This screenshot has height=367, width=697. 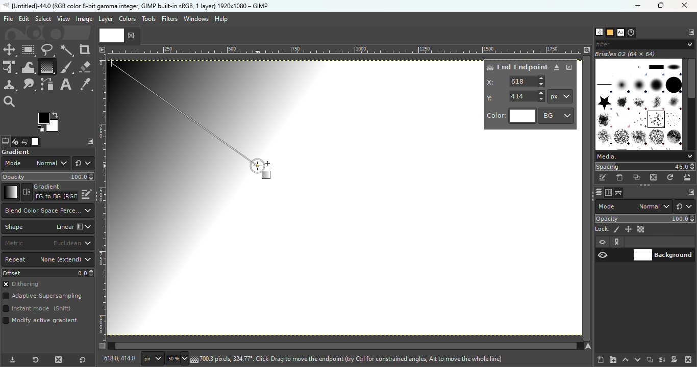 What do you see at coordinates (345, 49) in the screenshot?
I see `Ruler Measurement` at bounding box center [345, 49].